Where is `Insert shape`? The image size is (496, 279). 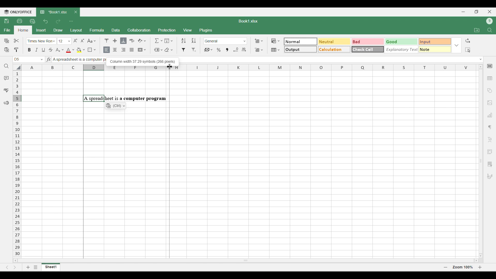 Insert shape is located at coordinates (489, 91).